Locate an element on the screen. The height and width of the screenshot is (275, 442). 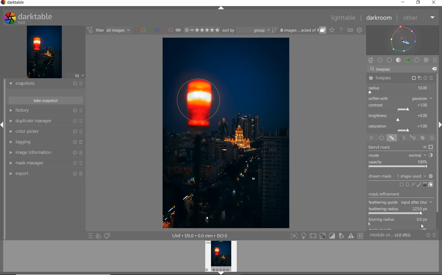
DARKROOM is located at coordinates (380, 18).